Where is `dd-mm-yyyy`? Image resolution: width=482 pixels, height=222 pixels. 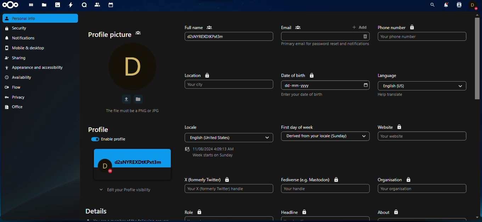
dd-mm-yyyy is located at coordinates (321, 85).